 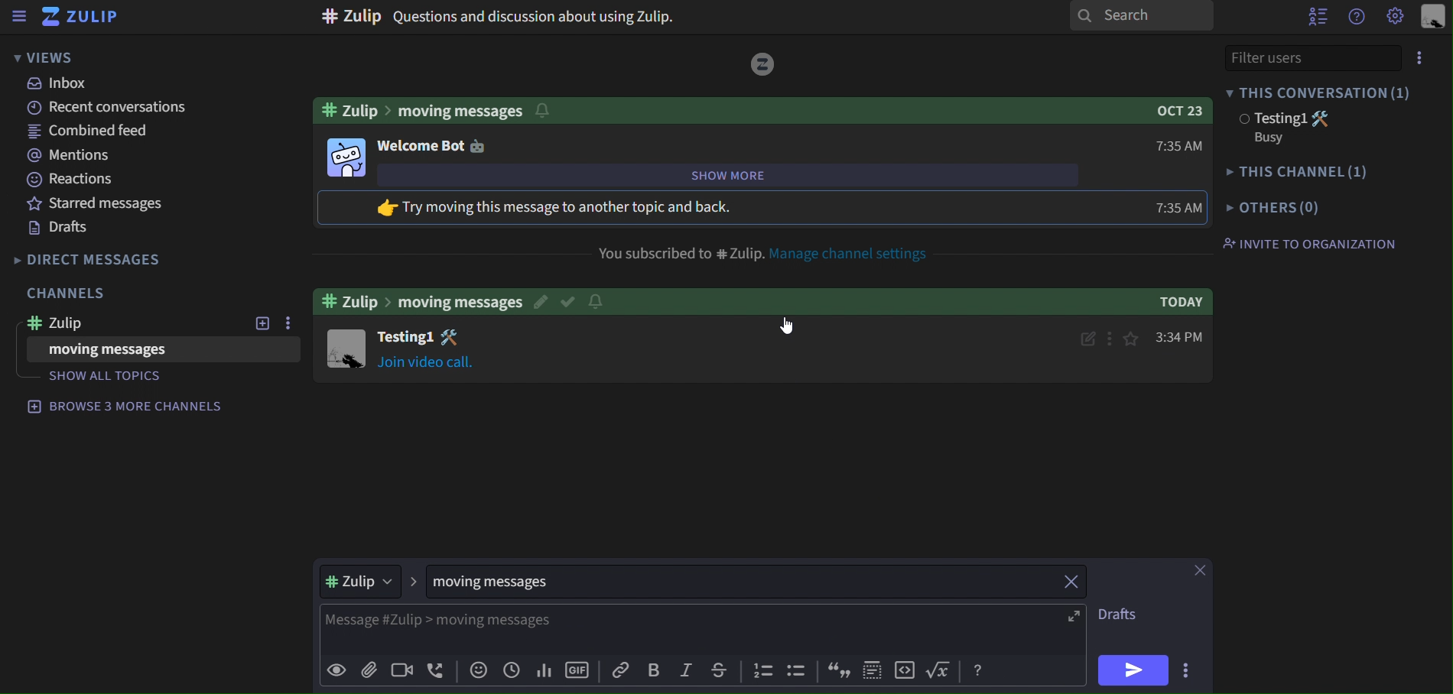 What do you see at coordinates (115, 377) in the screenshot?
I see `show all topics` at bounding box center [115, 377].